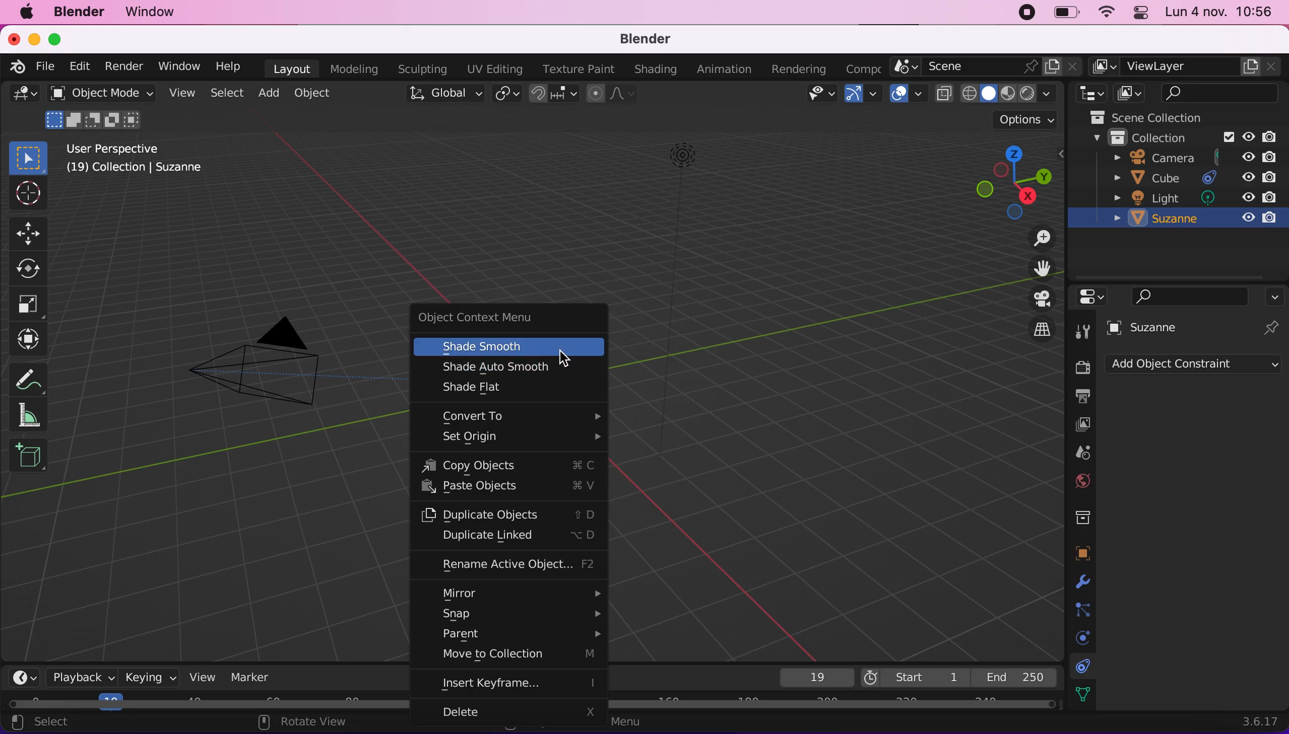 The image size is (1289, 734). Describe the element at coordinates (1219, 14) in the screenshot. I see `time and date` at that location.